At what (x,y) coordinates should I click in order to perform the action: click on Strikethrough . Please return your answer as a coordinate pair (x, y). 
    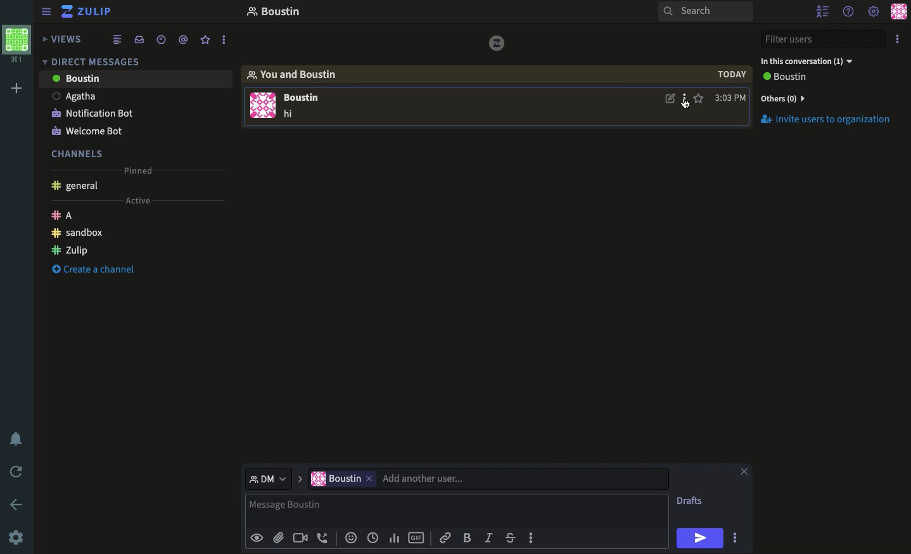
    Looking at the image, I should click on (512, 539).